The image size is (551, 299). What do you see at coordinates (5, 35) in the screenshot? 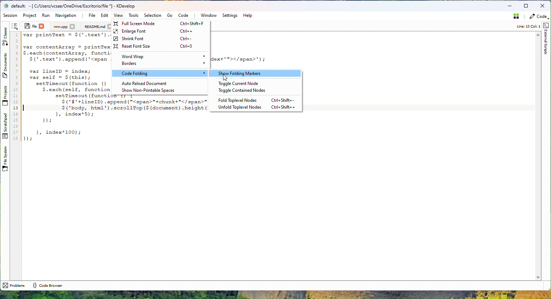
I see `Class` at bounding box center [5, 35].